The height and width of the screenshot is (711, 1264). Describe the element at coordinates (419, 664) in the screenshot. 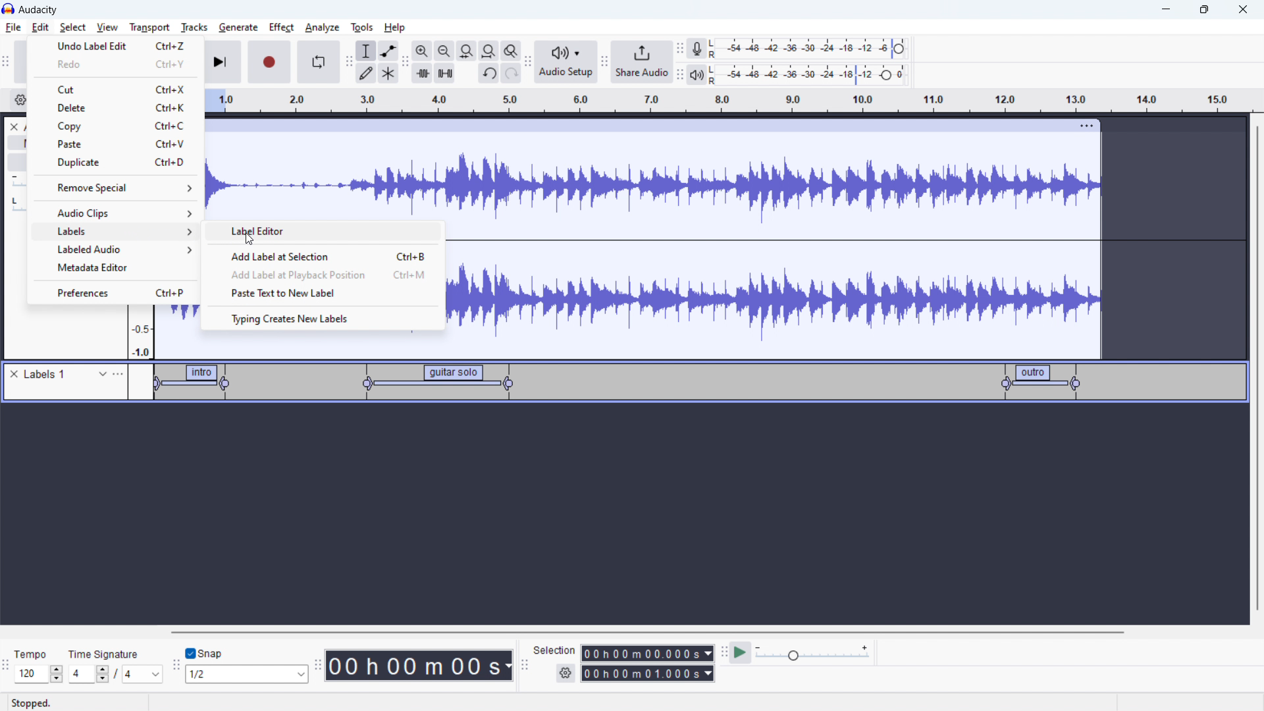

I see `timestamp` at that location.